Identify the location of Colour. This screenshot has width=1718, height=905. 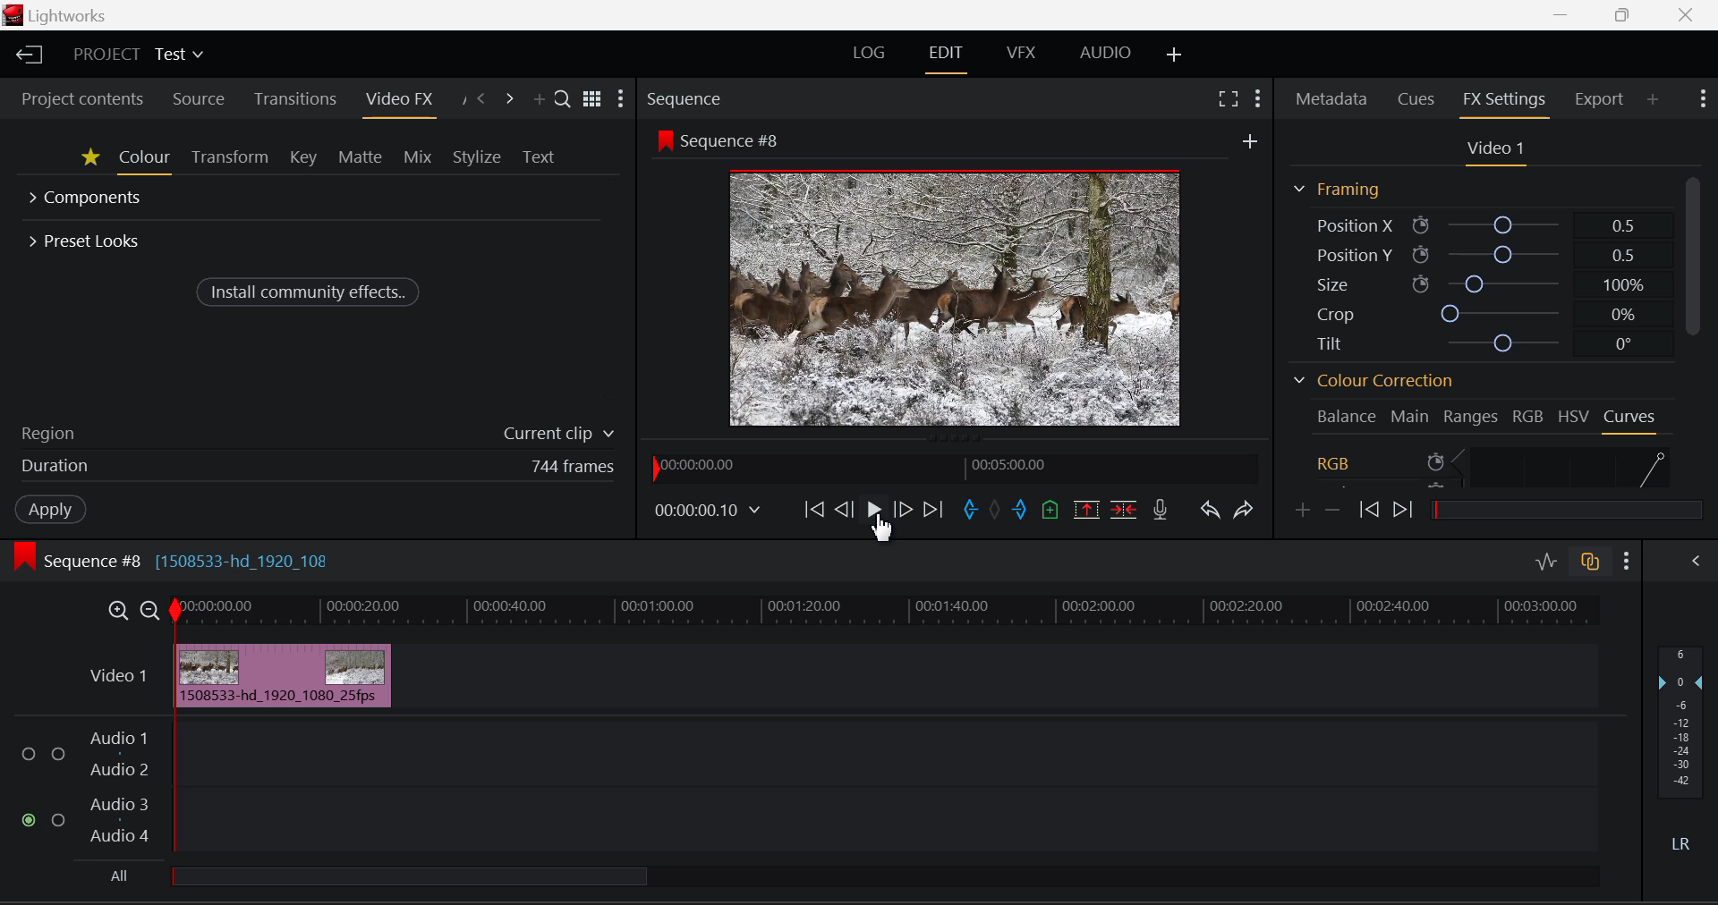
(145, 160).